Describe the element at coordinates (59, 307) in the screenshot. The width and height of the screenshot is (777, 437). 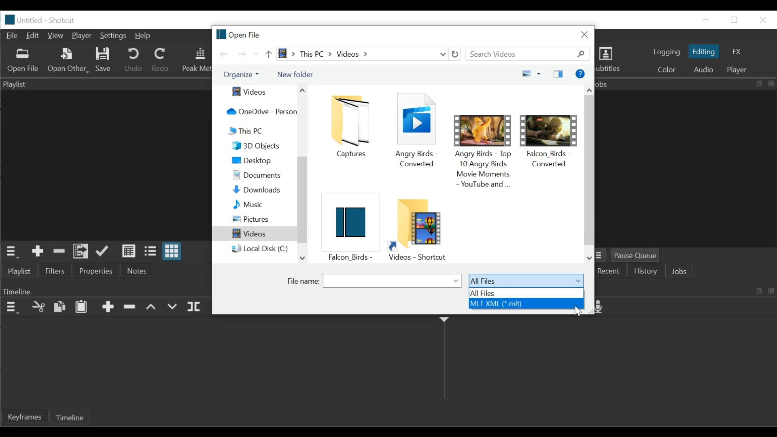
I see `Copy` at that location.